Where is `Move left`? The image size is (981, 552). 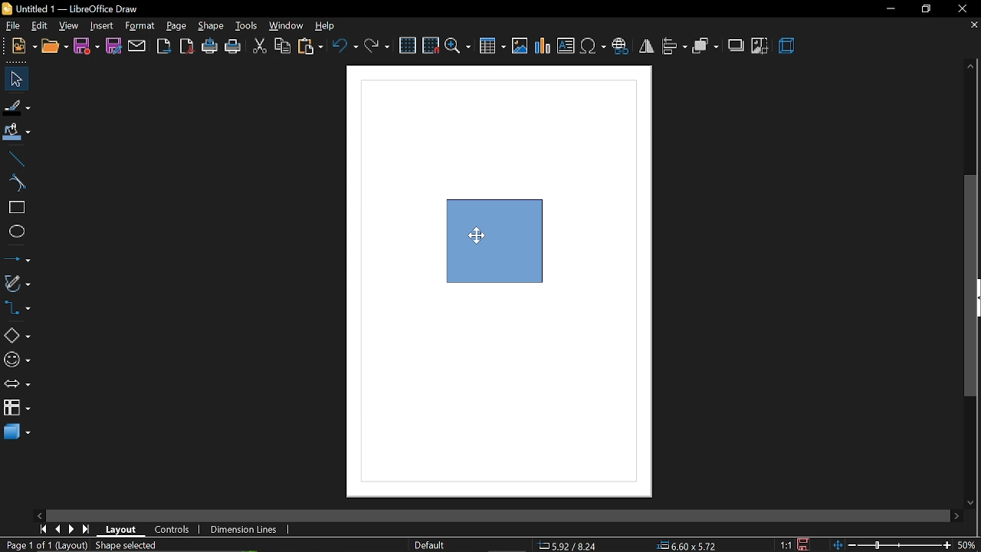 Move left is located at coordinates (41, 514).